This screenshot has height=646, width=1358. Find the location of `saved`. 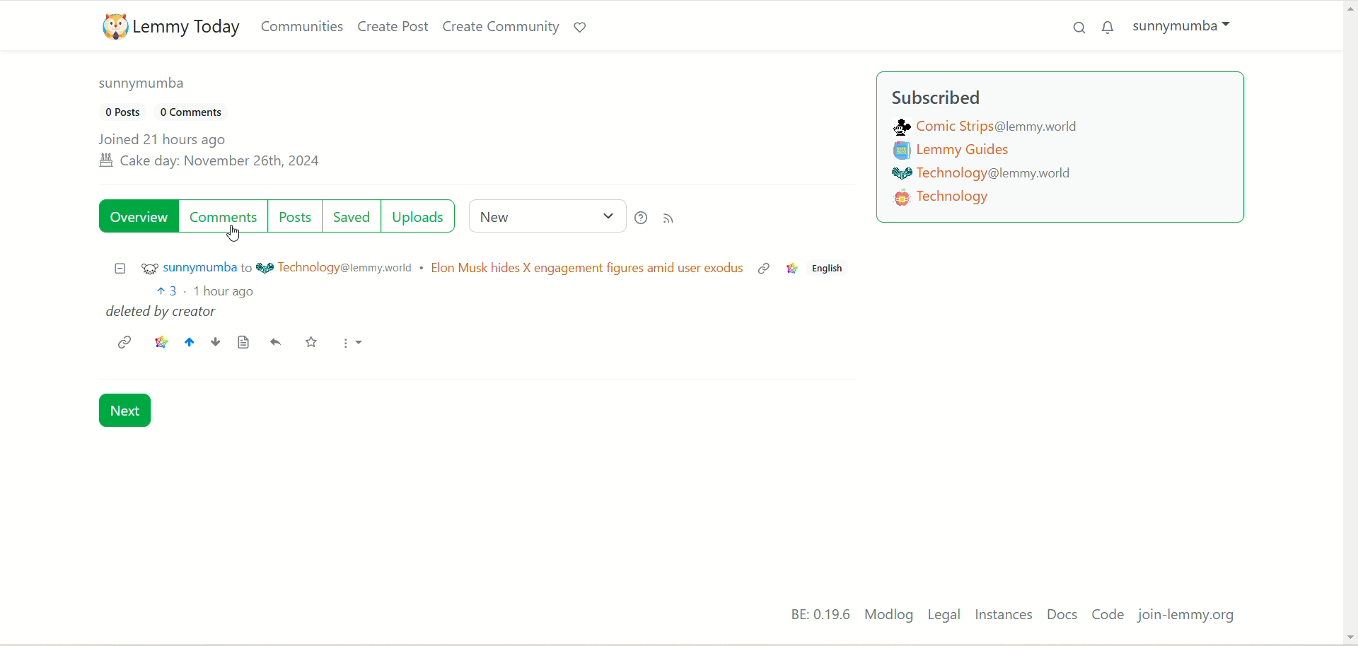

saved is located at coordinates (354, 215).